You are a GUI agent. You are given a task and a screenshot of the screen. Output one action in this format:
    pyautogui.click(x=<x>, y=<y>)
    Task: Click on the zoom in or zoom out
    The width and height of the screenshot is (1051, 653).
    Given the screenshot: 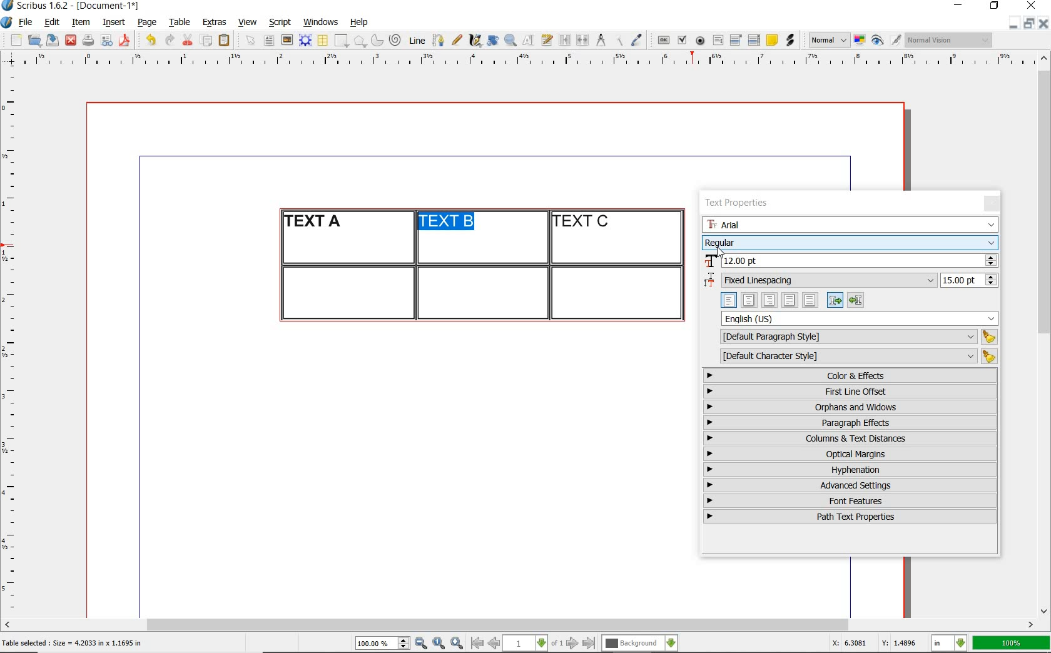 What is the action you would take?
    pyautogui.click(x=510, y=40)
    